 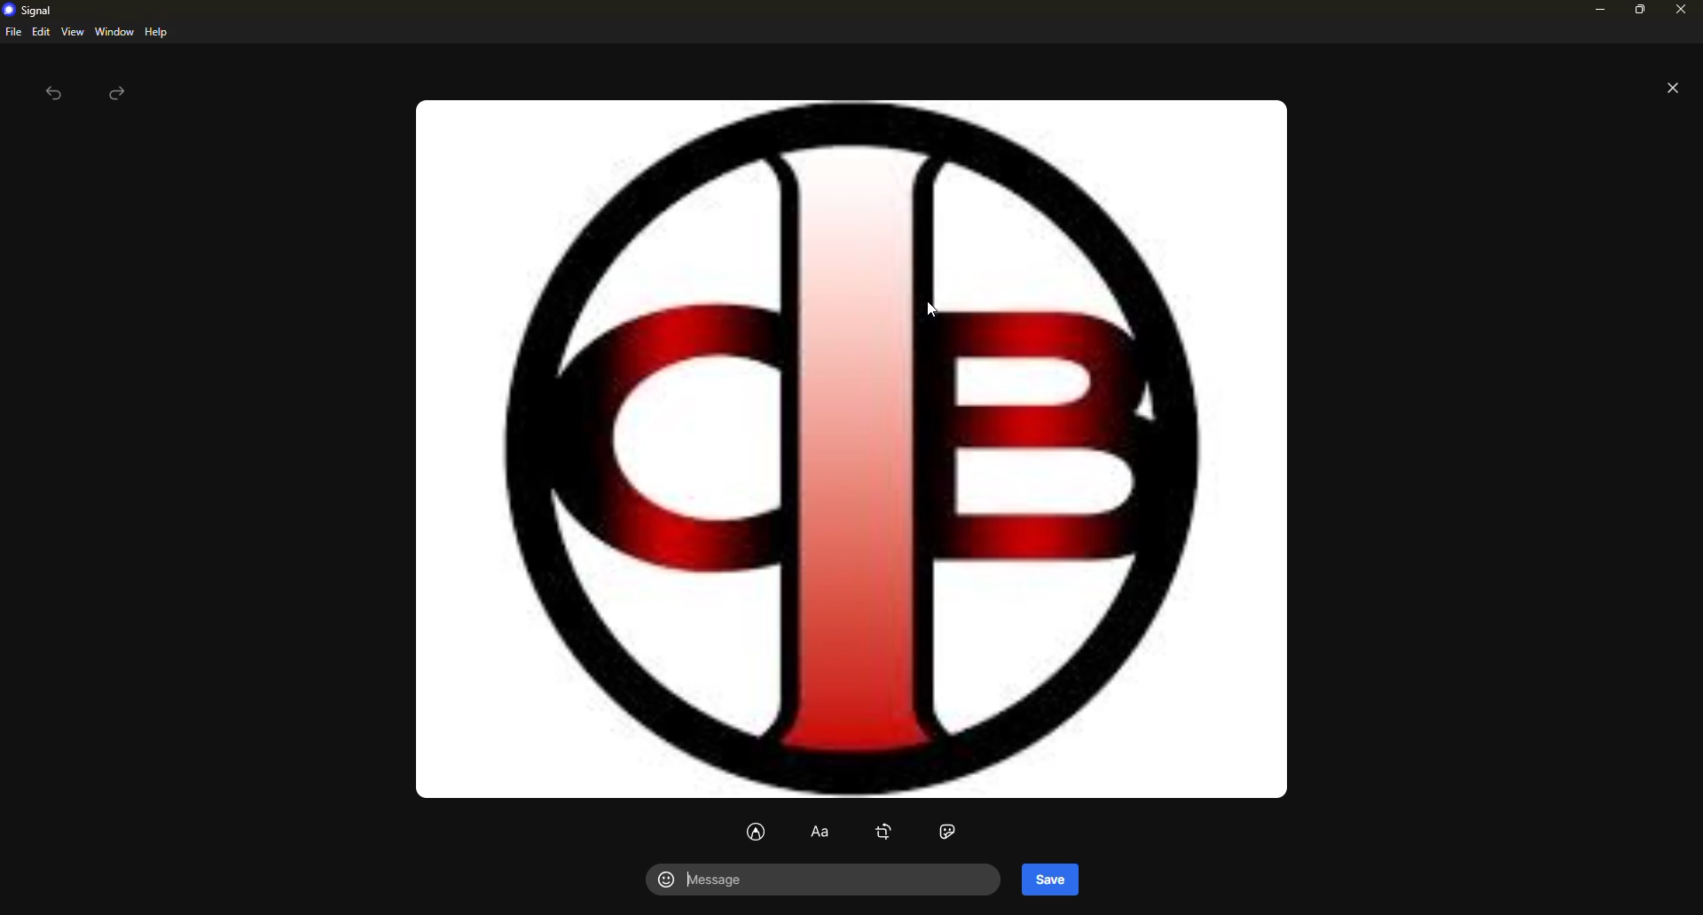 I want to click on forward, so click(x=119, y=93).